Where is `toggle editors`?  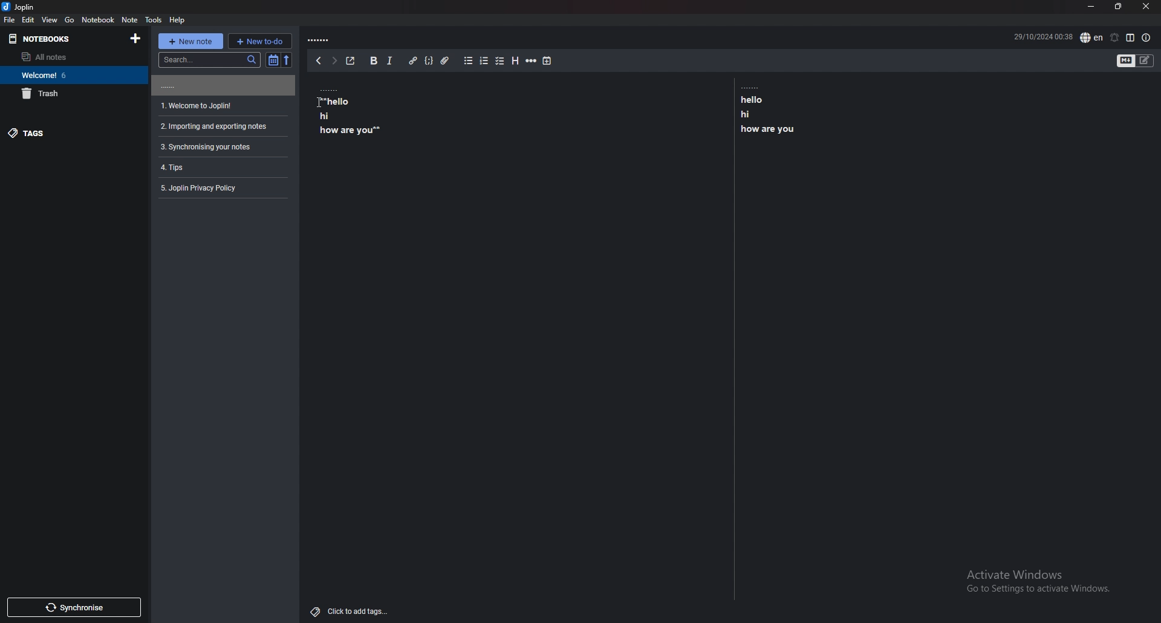 toggle editors is located at coordinates (1145, 60).